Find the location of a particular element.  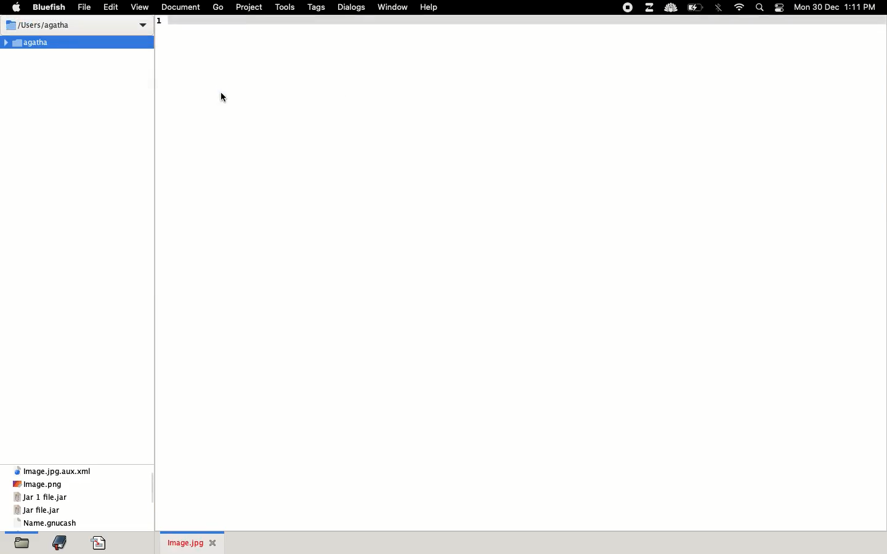

zulip is located at coordinates (650, 7).